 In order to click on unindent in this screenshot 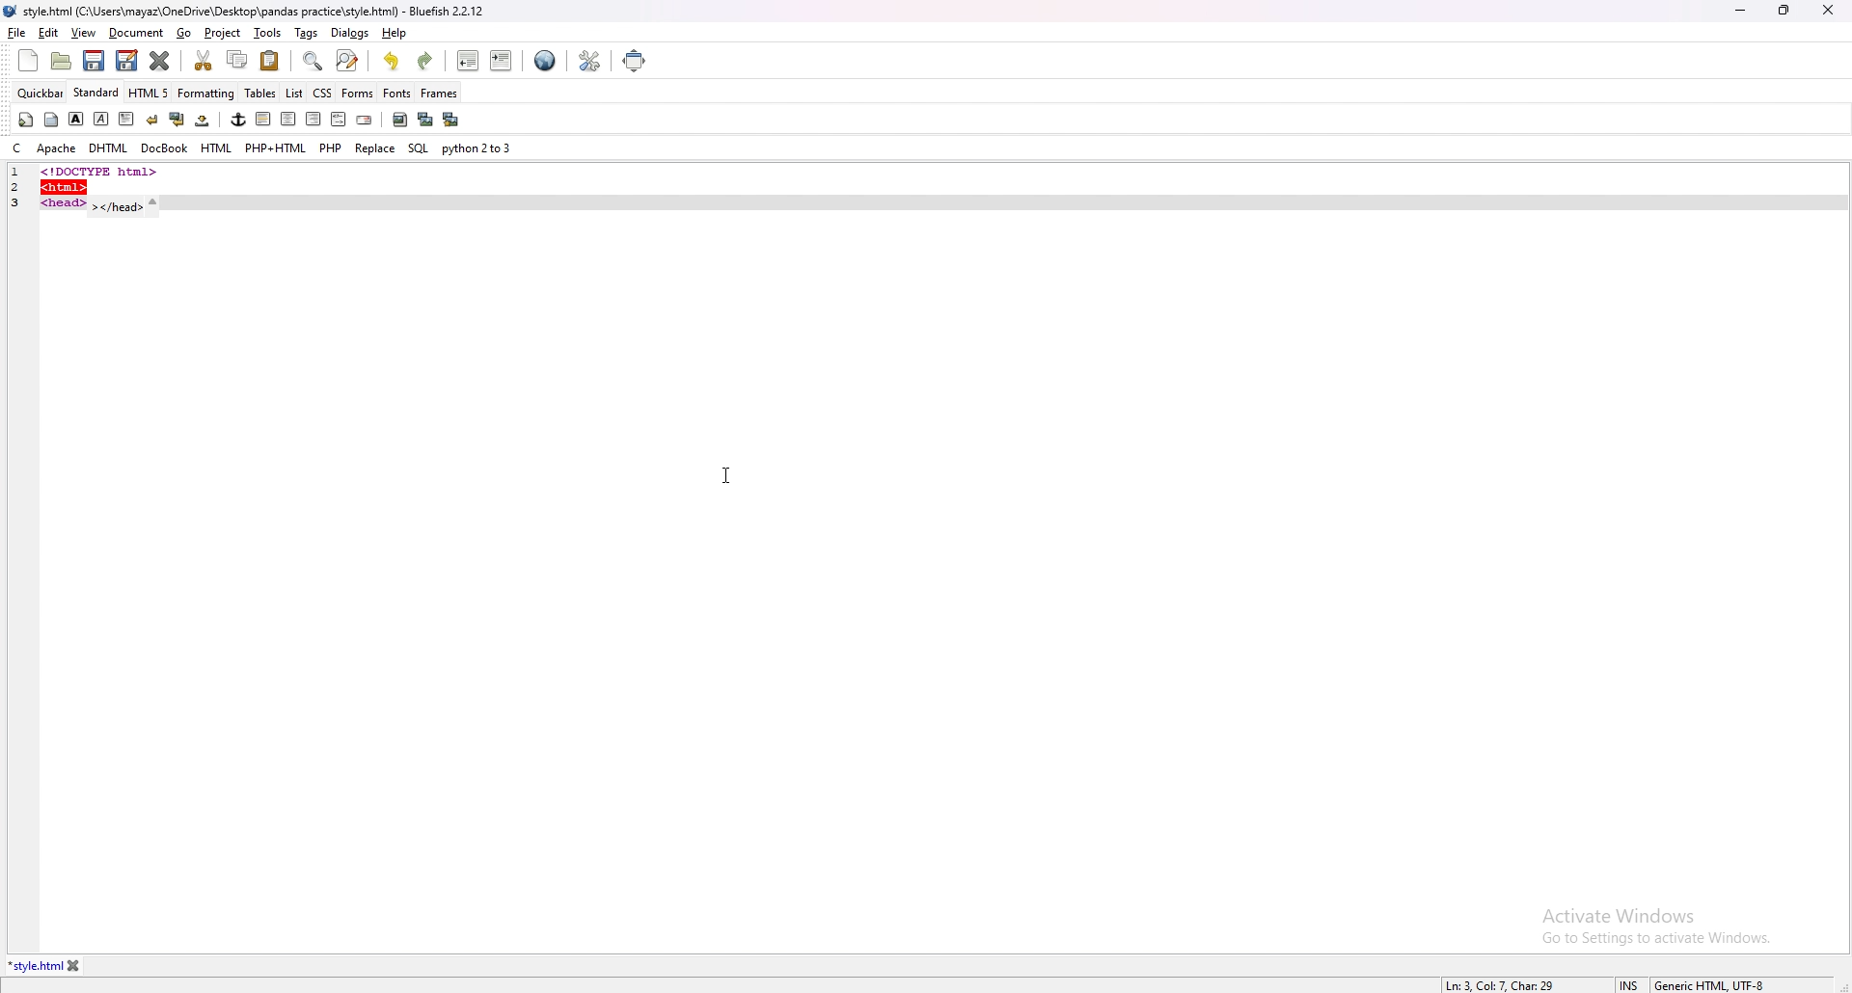, I will do `click(469, 61)`.